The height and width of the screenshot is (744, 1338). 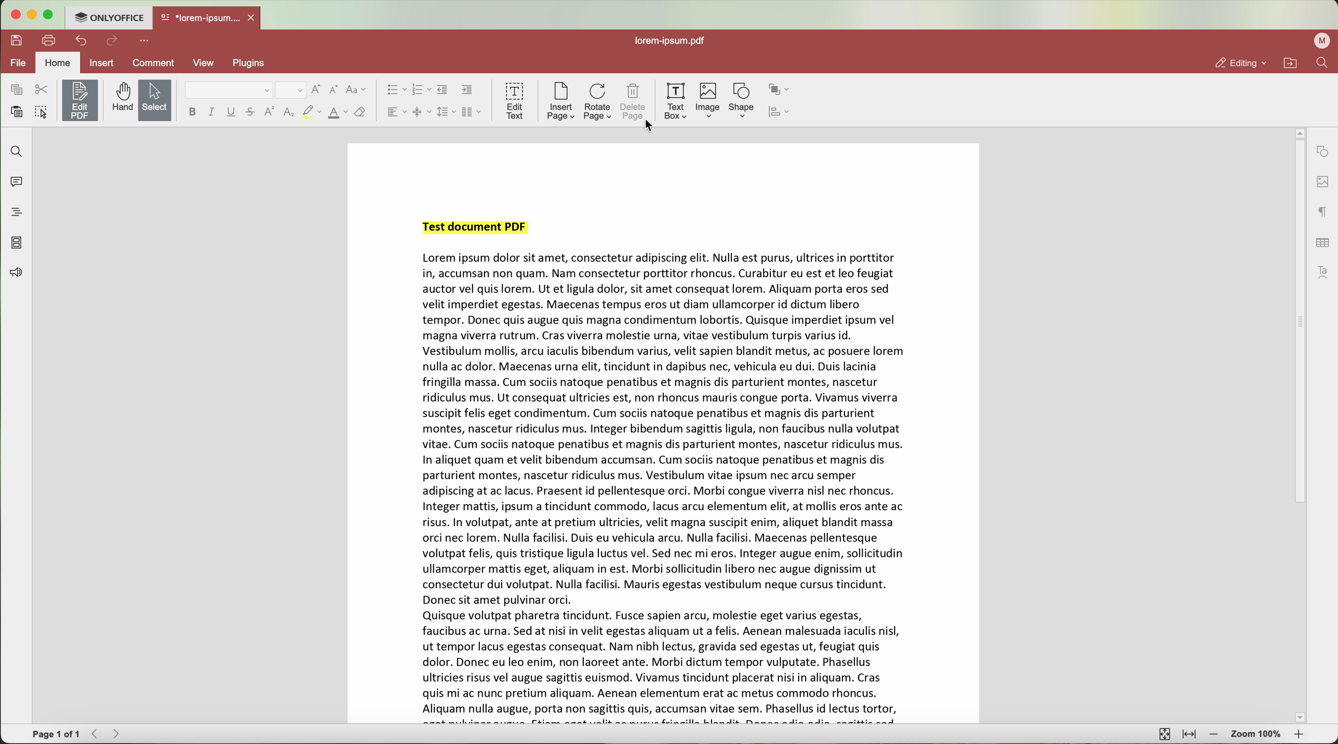 I want to click on align shape, so click(x=780, y=113).